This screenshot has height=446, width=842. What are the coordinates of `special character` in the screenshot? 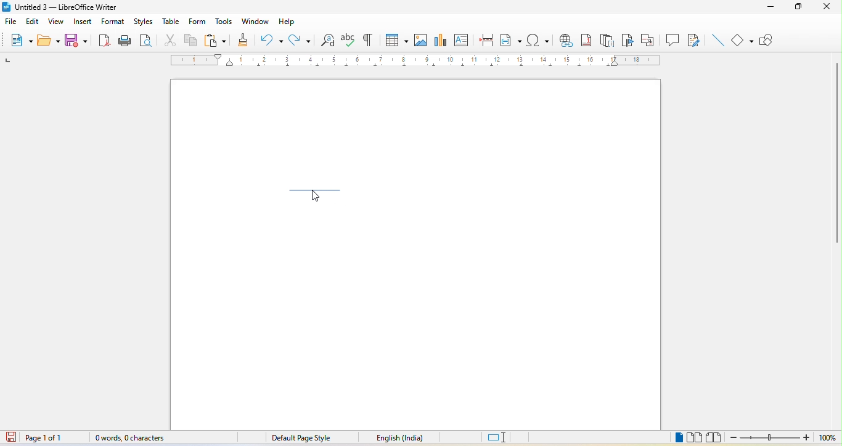 It's located at (538, 41).